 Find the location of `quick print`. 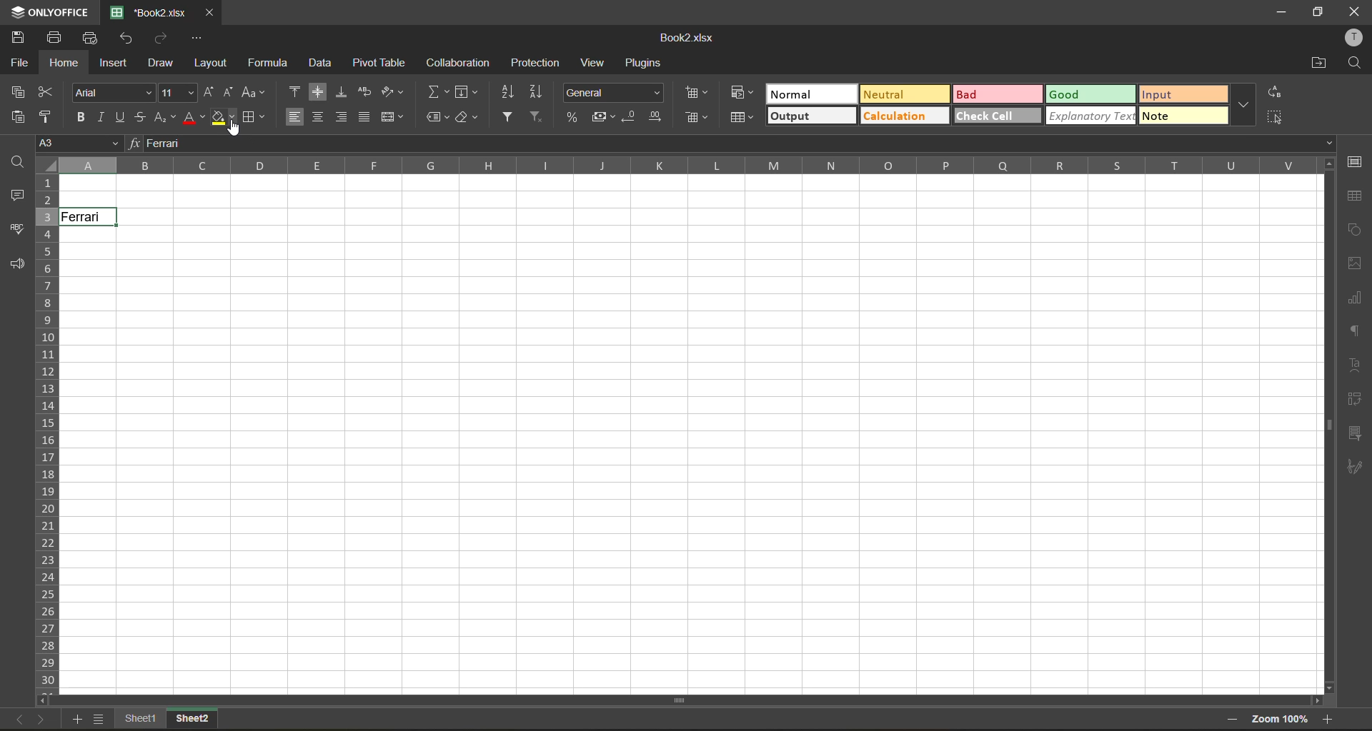

quick print is located at coordinates (91, 39).